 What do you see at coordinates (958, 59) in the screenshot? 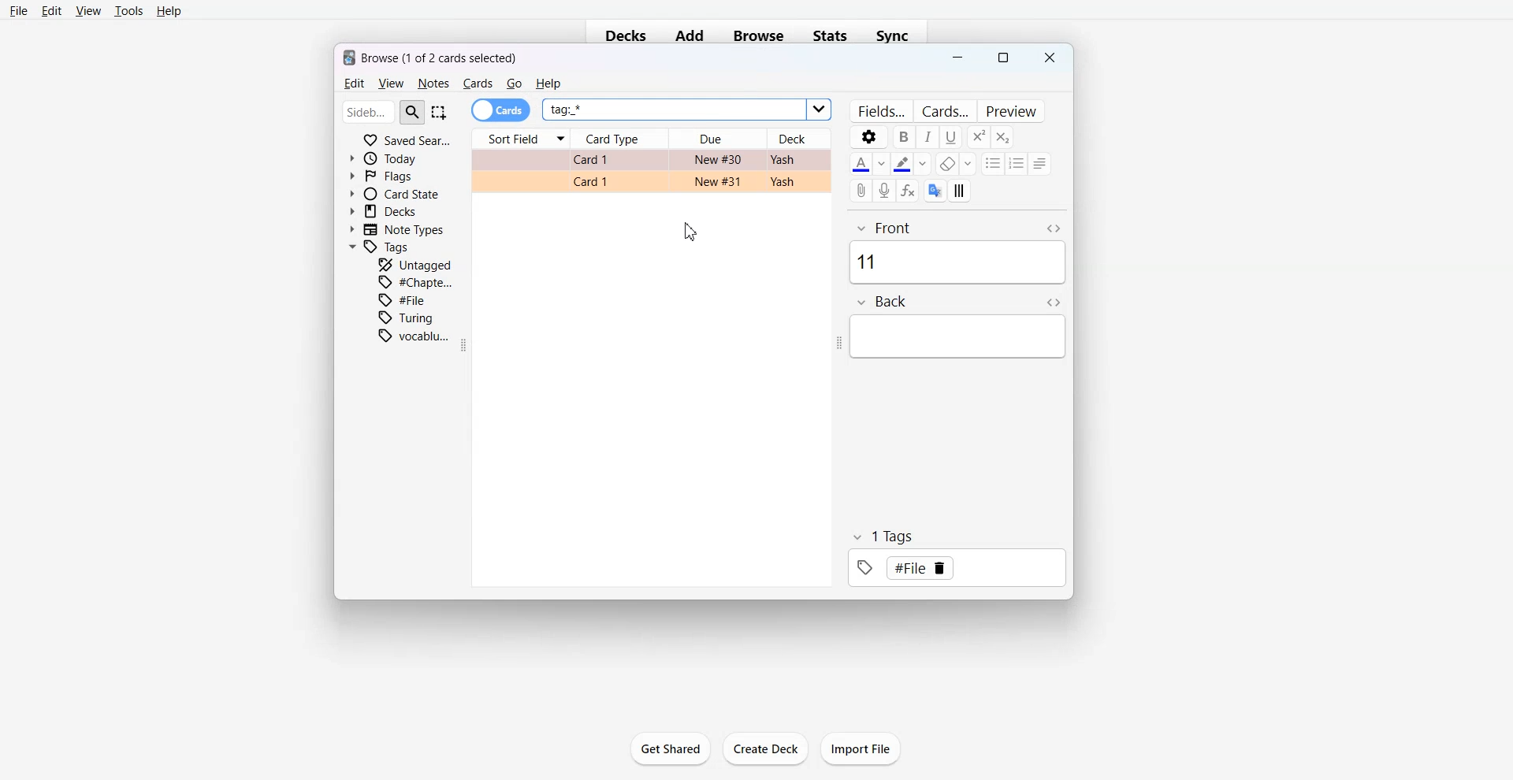
I see `Minimize` at bounding box center [958, 59].